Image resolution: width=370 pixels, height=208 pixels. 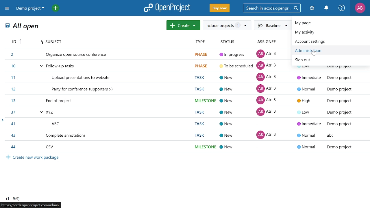 What do you see at coordinates (268, 42) in the screenshot?
I see `assignee` at bounding box center [268, 42].